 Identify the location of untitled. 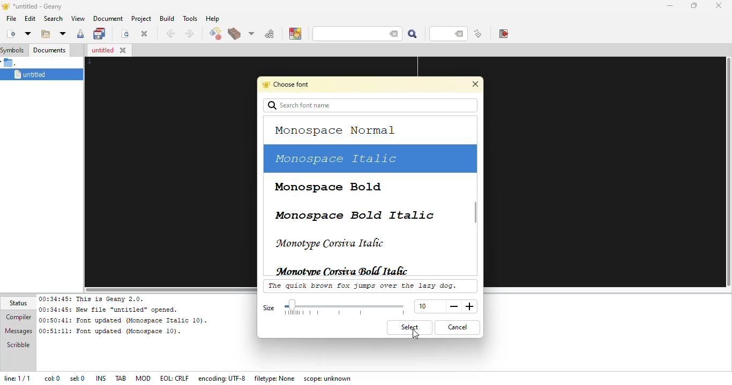
(39, 75).